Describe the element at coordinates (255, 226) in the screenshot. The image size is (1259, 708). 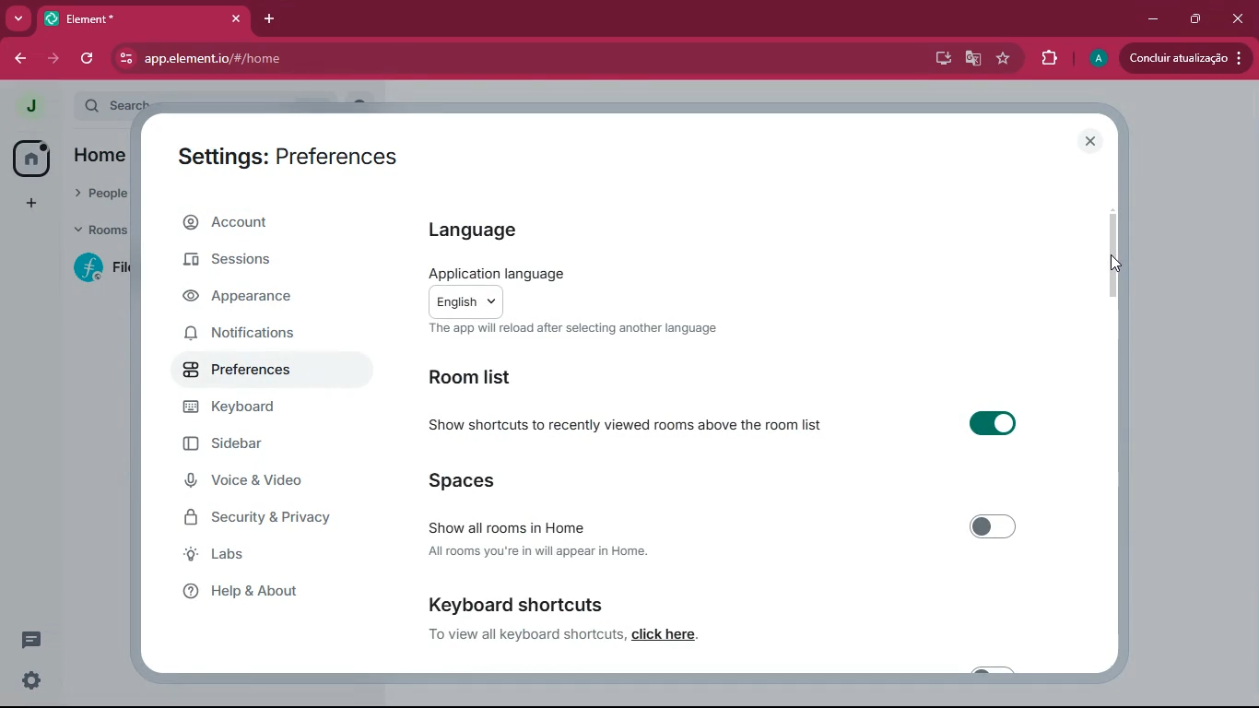
I see `account` at that location.